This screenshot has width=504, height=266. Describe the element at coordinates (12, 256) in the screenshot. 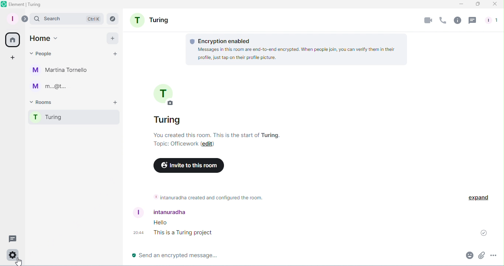

I see `Quick settings` at that location.